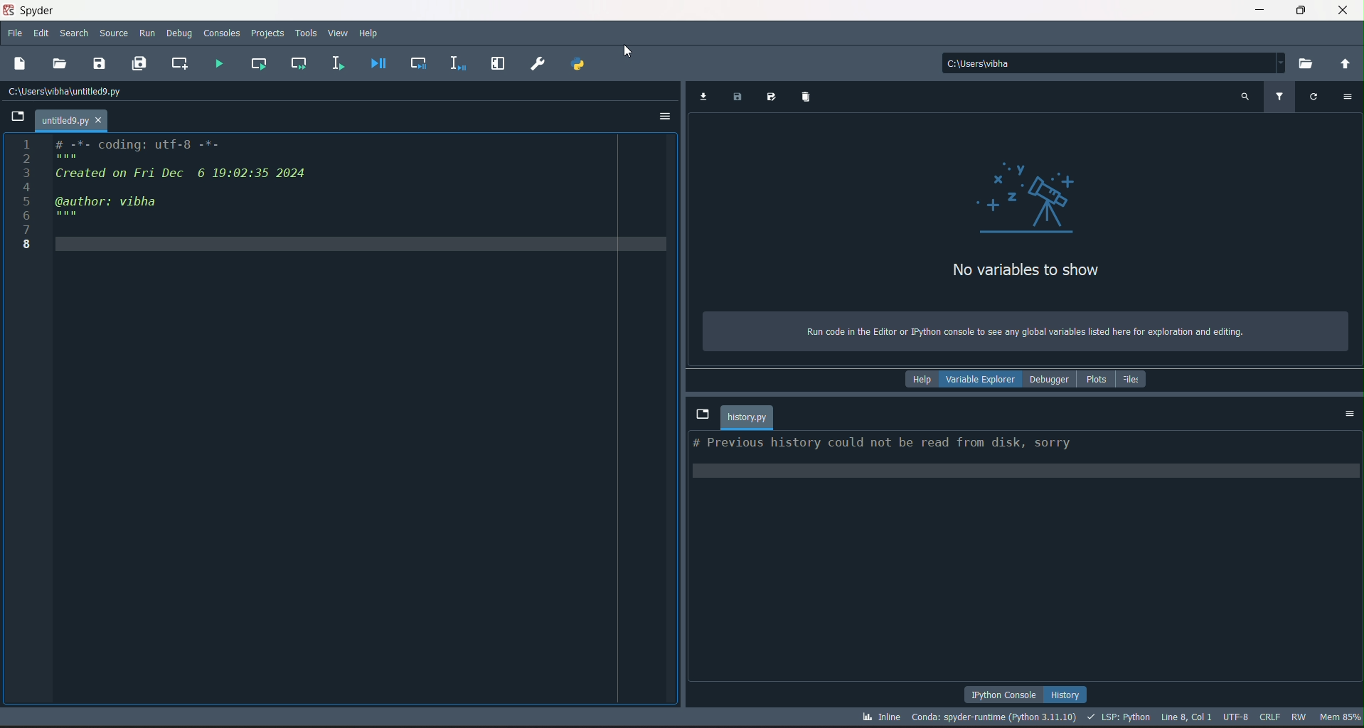 Image resolution: width=1364 pixels, height=728 pixels. What do you see at coordinates (1025, 270) in the screenshot?
I see `text` at bounding box center [1025, 270].